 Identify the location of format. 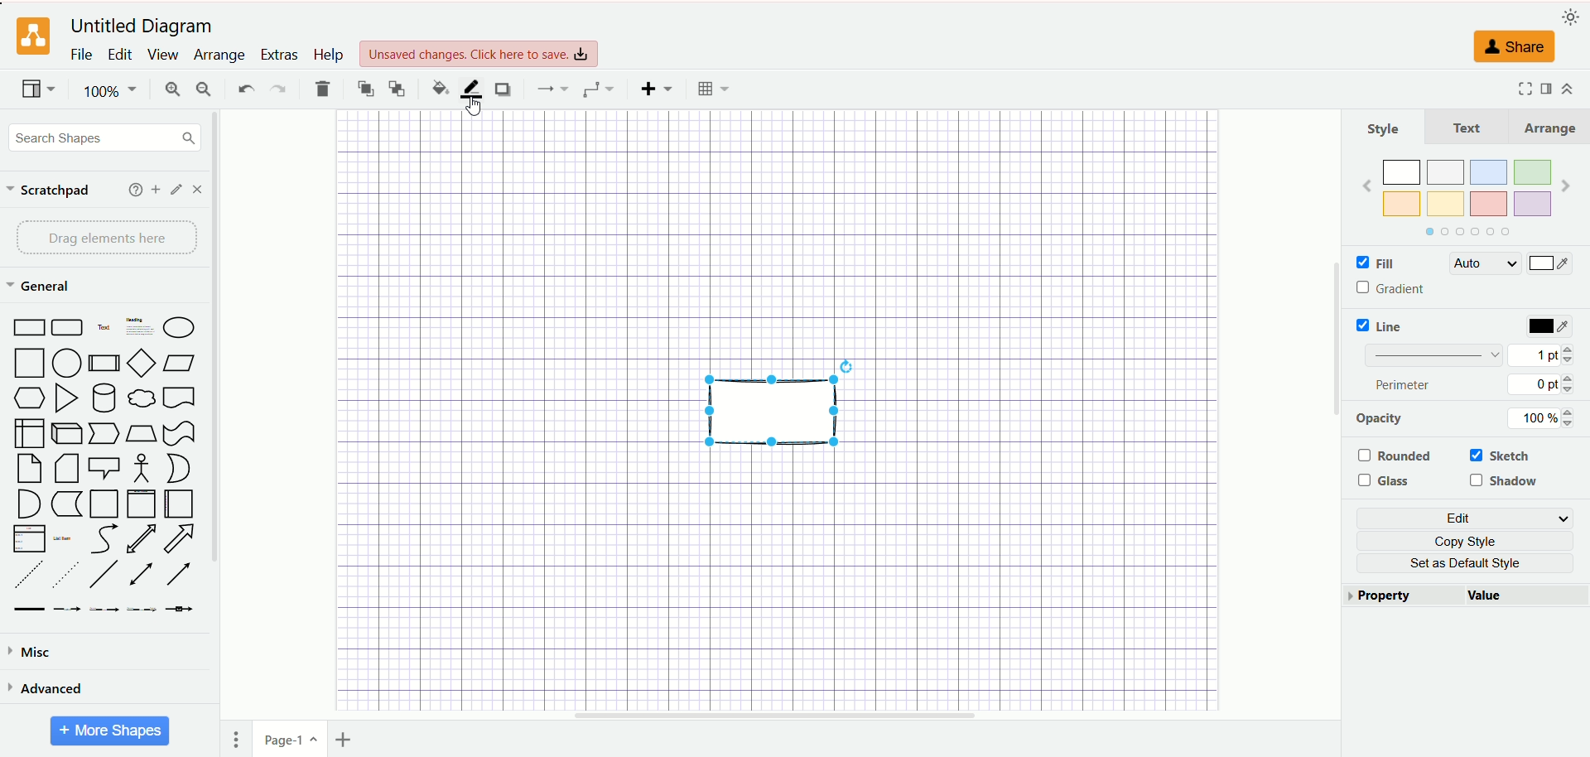
(1547, 91).